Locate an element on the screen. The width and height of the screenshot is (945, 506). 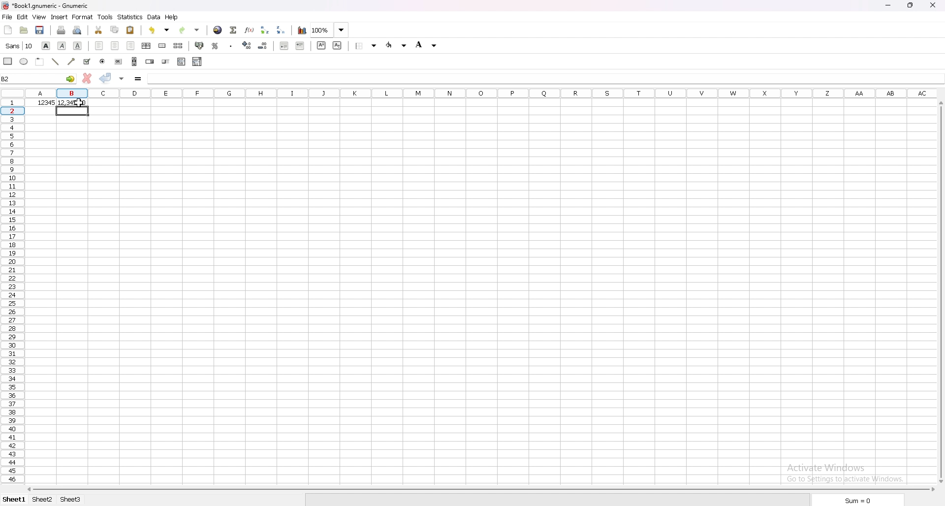
hyperlink is located at coordinates (219, 30).